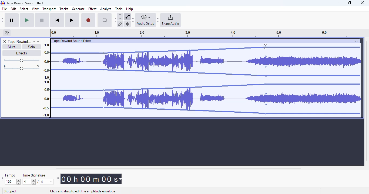 This screenshot has height=194, width=369. Describe the element at coordinates (10, 192) in the screenshot. I see `stopped` at that location.